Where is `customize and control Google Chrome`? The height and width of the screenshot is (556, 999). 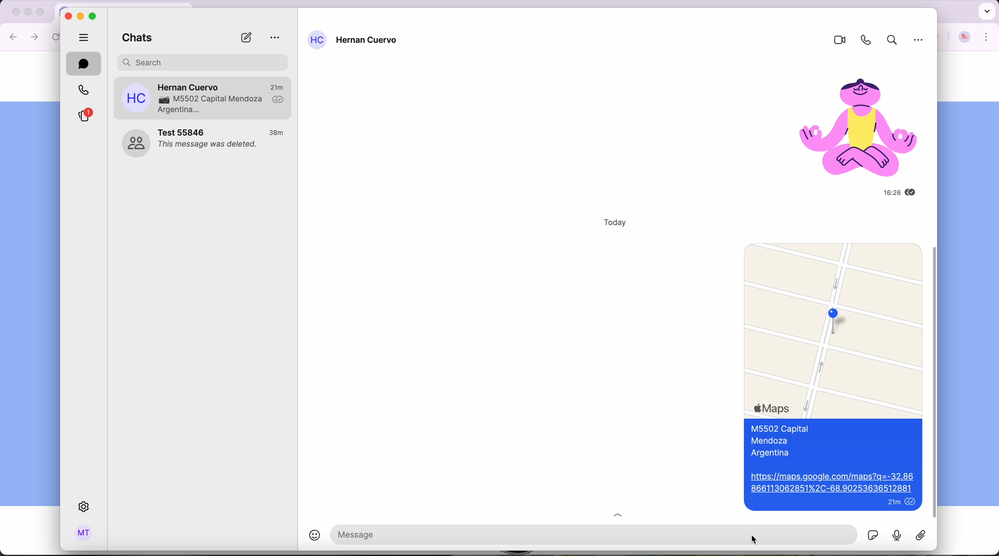
customize and control Google Chrome is located at coordinates (987, 37).